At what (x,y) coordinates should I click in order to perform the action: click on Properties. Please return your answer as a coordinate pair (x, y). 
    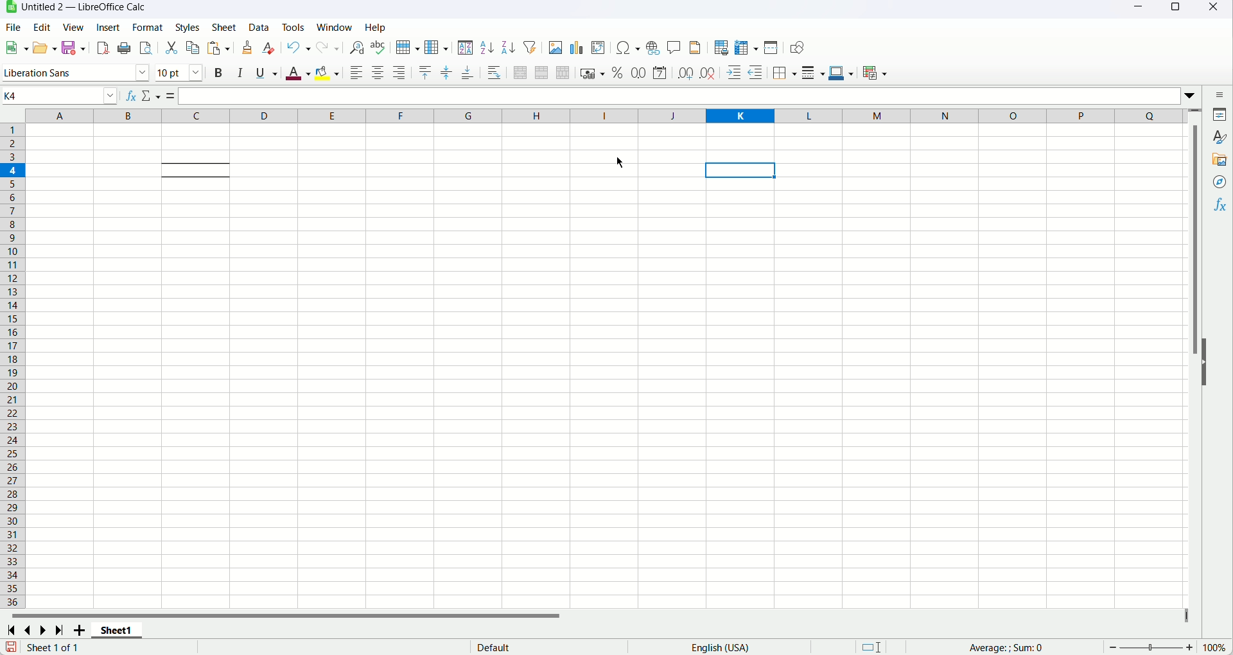
    Looking at the image, I should click on (1219, 114).